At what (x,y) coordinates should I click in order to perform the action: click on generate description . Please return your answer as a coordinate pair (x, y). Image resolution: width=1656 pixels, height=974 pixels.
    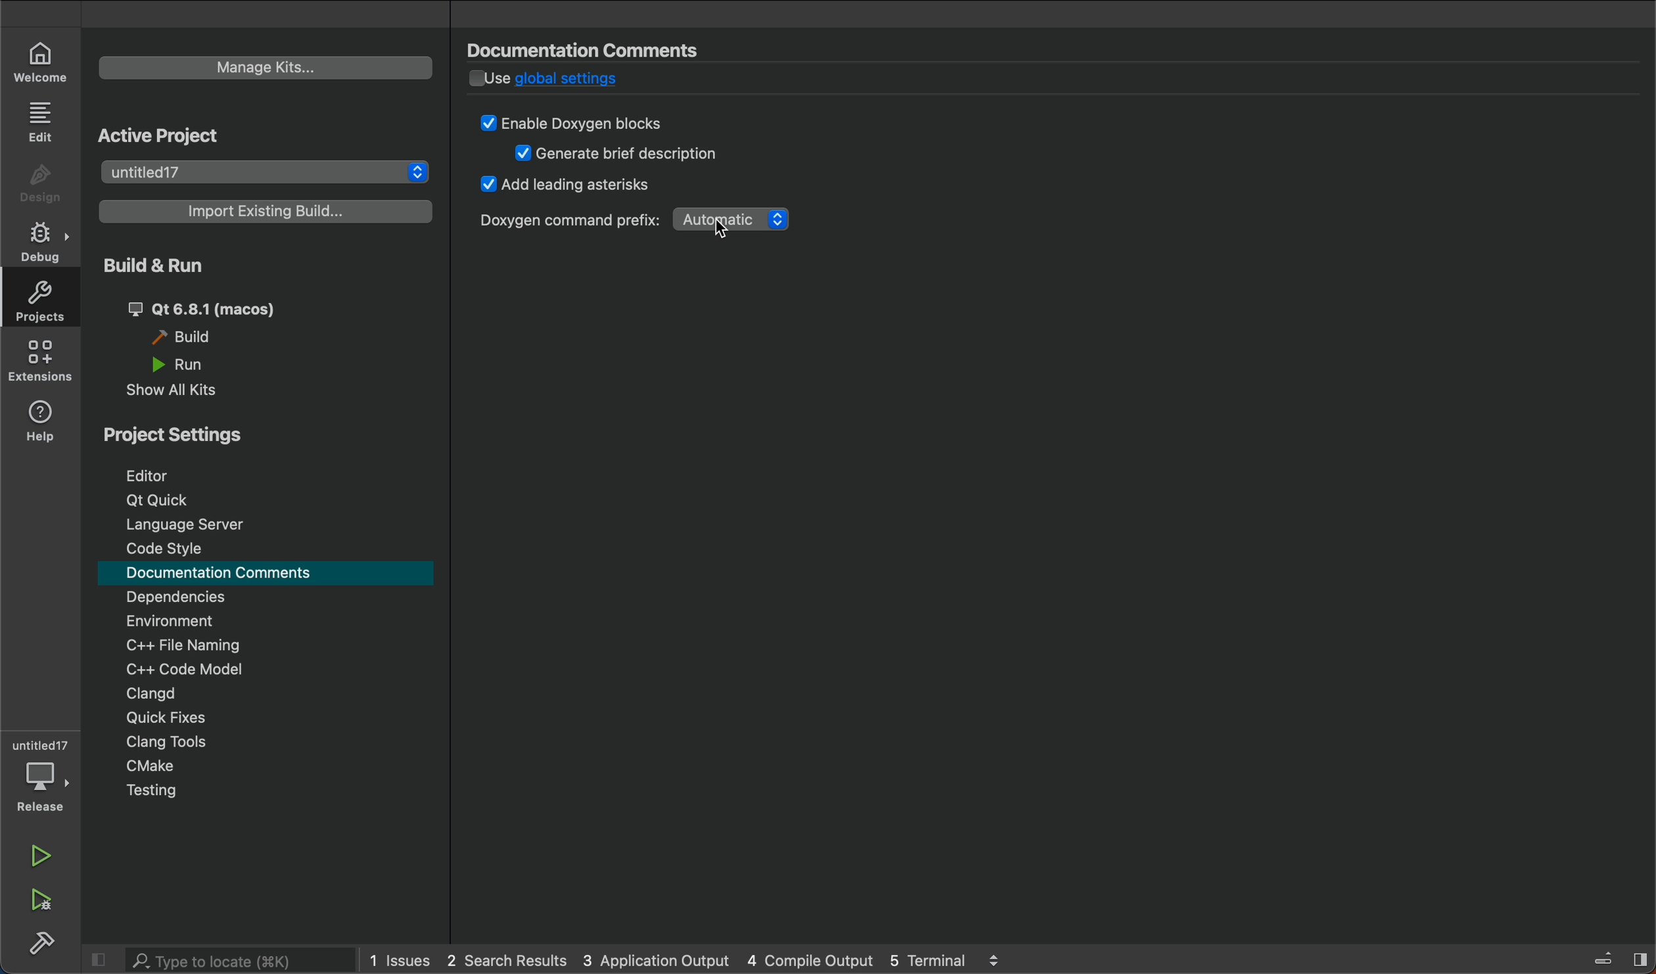
    Looking at the image, I should click on (620, 154).